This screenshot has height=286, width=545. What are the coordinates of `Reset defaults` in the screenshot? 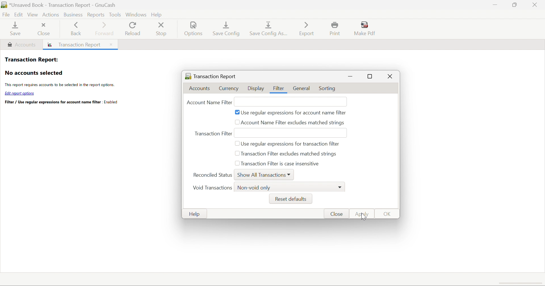 It's located at (290, 199).